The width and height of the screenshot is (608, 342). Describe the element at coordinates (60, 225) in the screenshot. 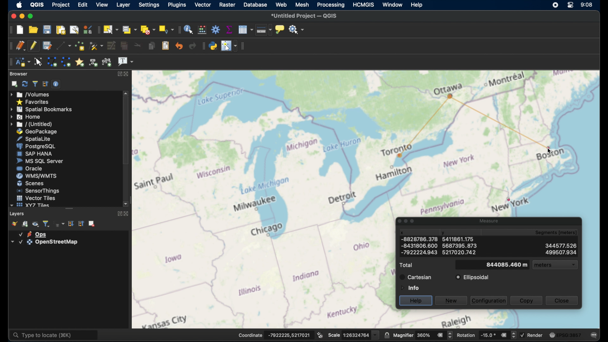

I see `filter legend by expression` at that location.